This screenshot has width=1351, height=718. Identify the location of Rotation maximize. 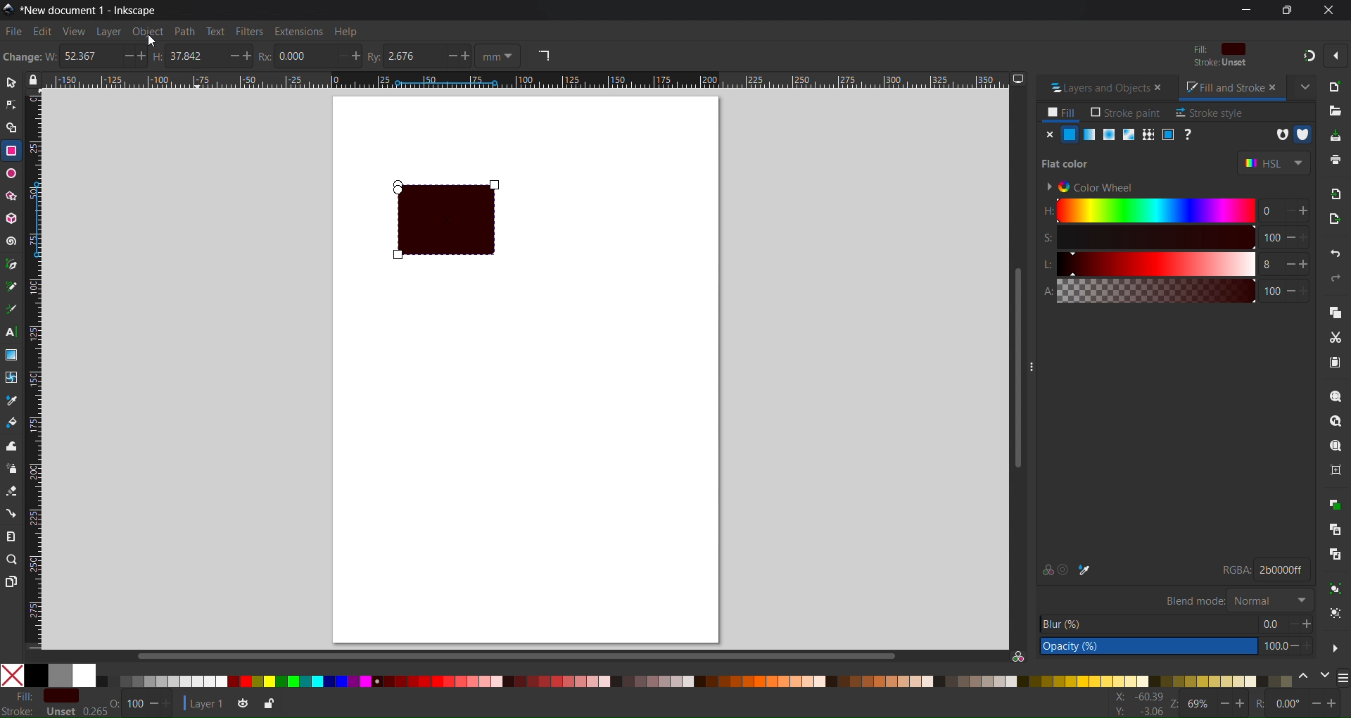
(1334, 704).